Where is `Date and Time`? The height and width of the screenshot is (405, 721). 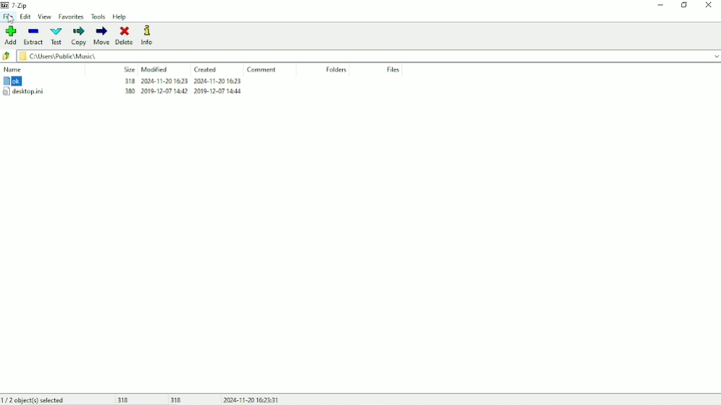
Date and Time is located at coordinates (254, 399).